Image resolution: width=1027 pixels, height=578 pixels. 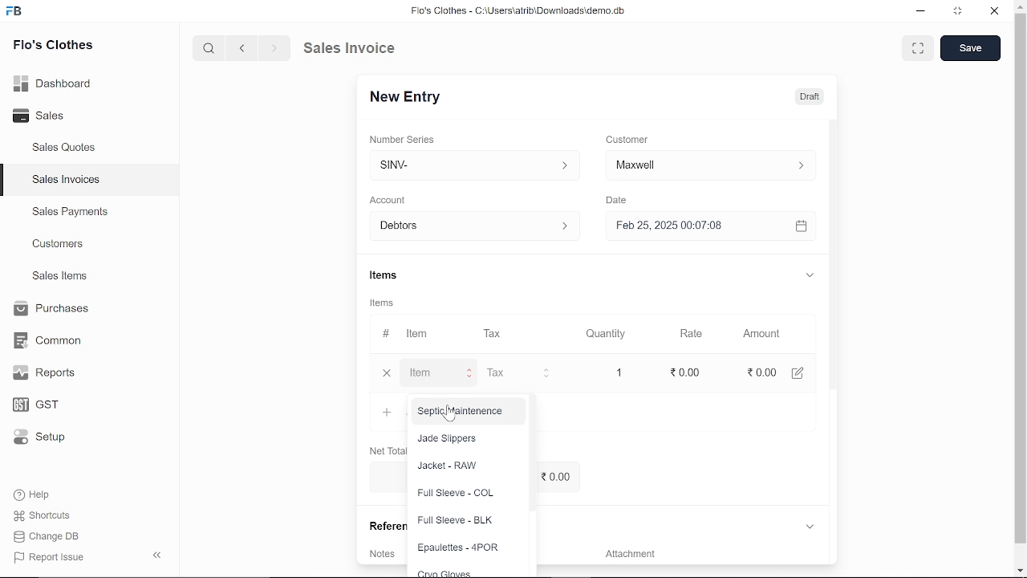 I want to click on Common, so click(x=50, y=340).